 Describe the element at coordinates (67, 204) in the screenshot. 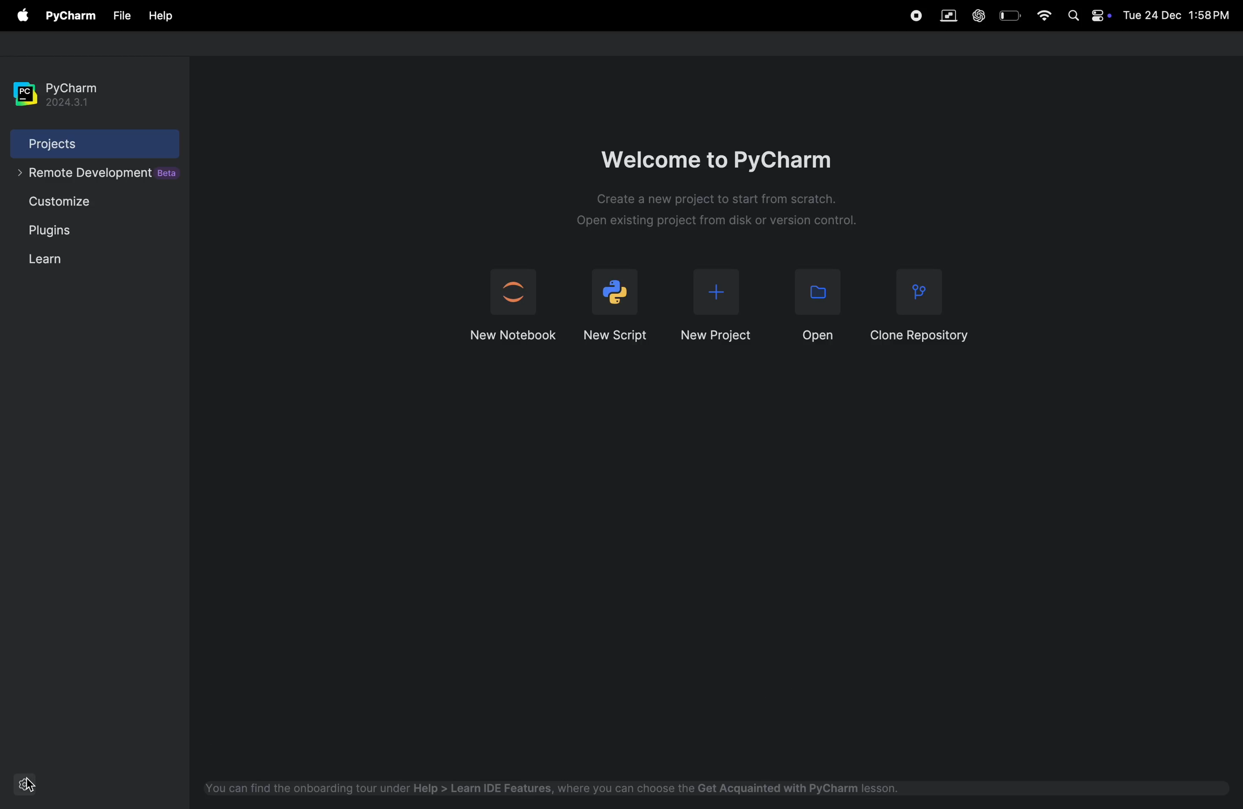

I see `Customize` at that location.